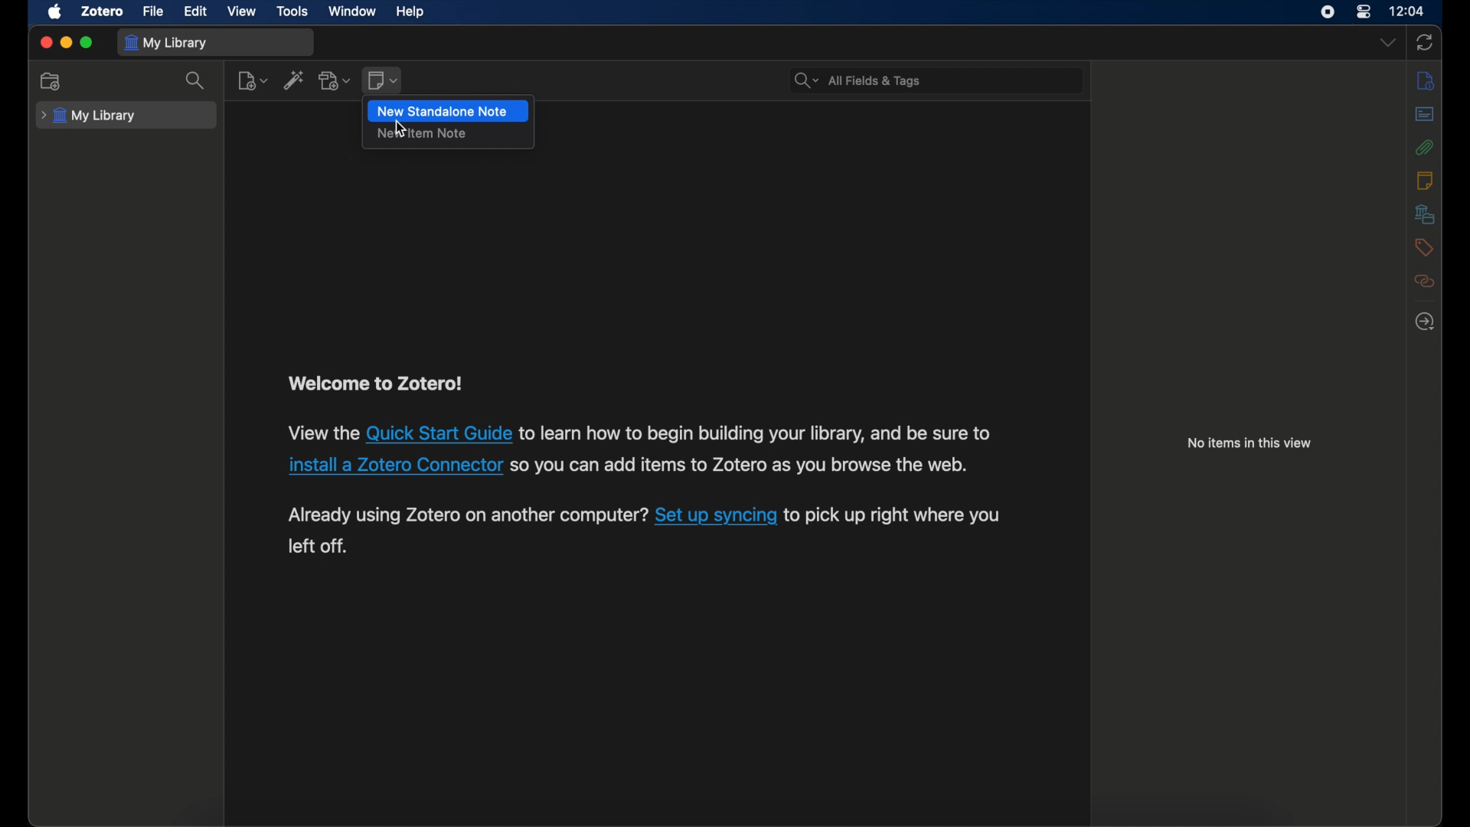  What do you see at coordinates (1426, 180) in the screenshot?
I see `notes` at bounding box center [1426, 180].